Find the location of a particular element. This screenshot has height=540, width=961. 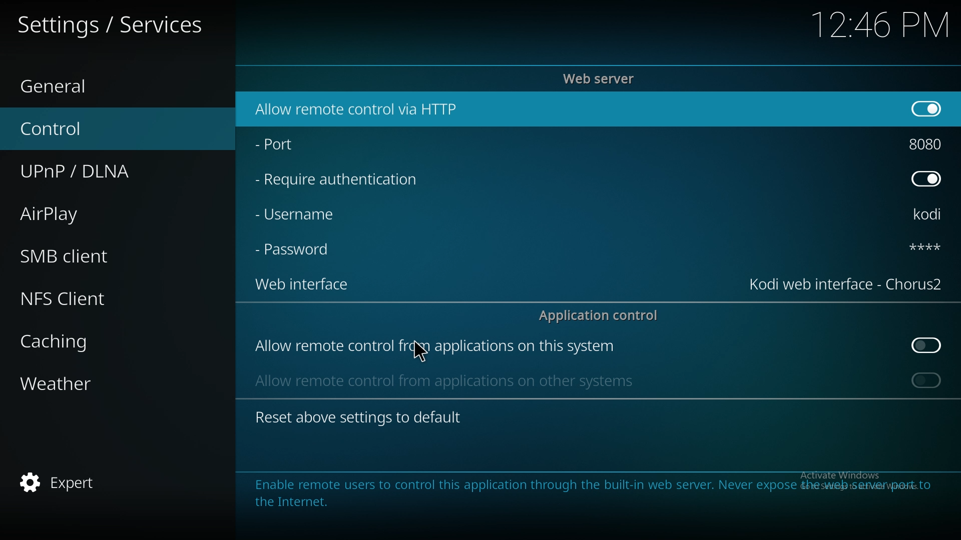

caching is located at coordinates (92, 341).